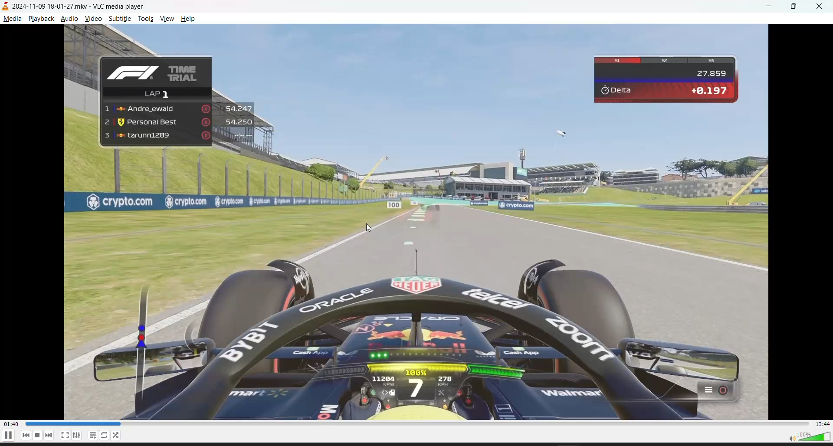 This screenshot has height=446, width=833. What do you see at coordinates (70, 18) in the screenshot?
I see `audio` at bounding box center [70, 18].